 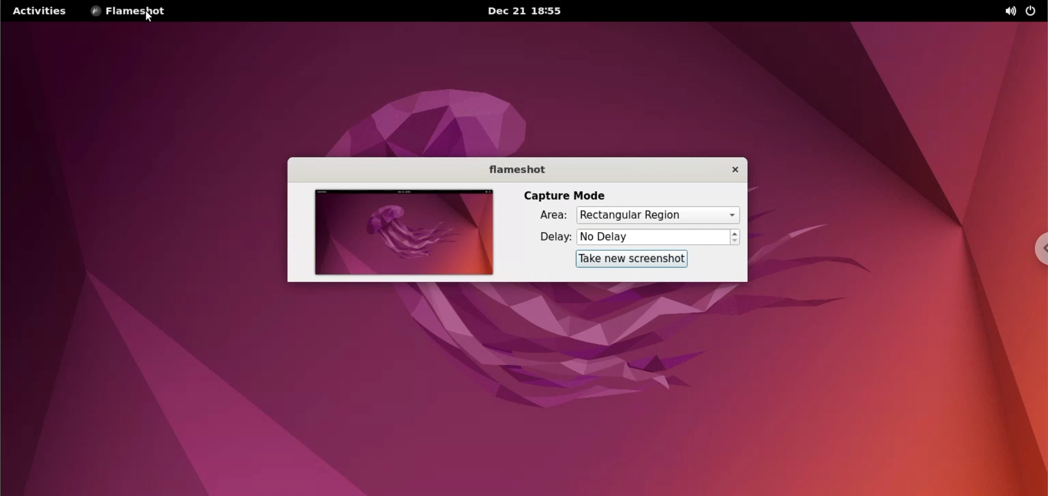 What do you see at coordinates (551, 237) in the screenshot?
I see `delay` at bounding box center [551, 237].